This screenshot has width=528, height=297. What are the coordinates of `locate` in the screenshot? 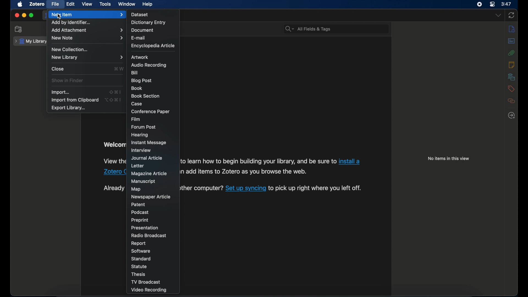 It's located at (512, 116).